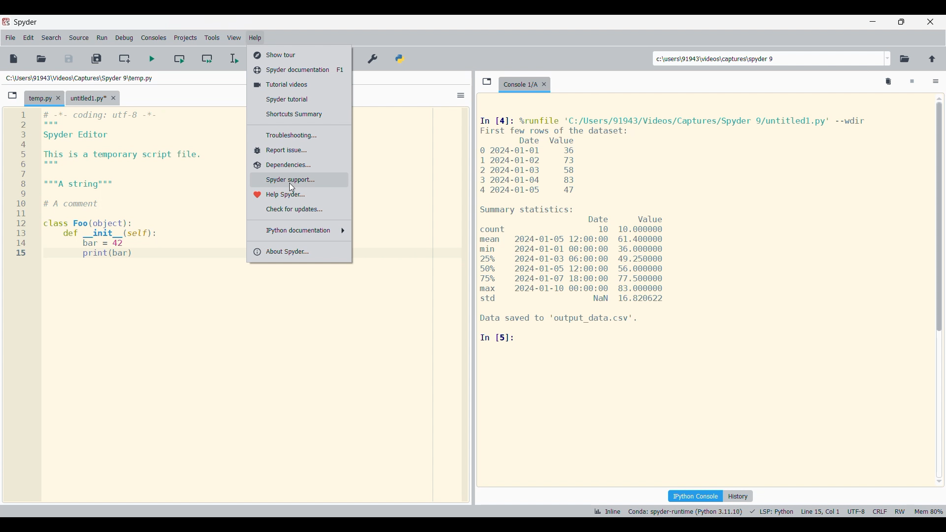 This screenshot has width=946, height=532. Describe the element at coordinates (873, 21) in the screenshot. I see `Minimize` at that location.